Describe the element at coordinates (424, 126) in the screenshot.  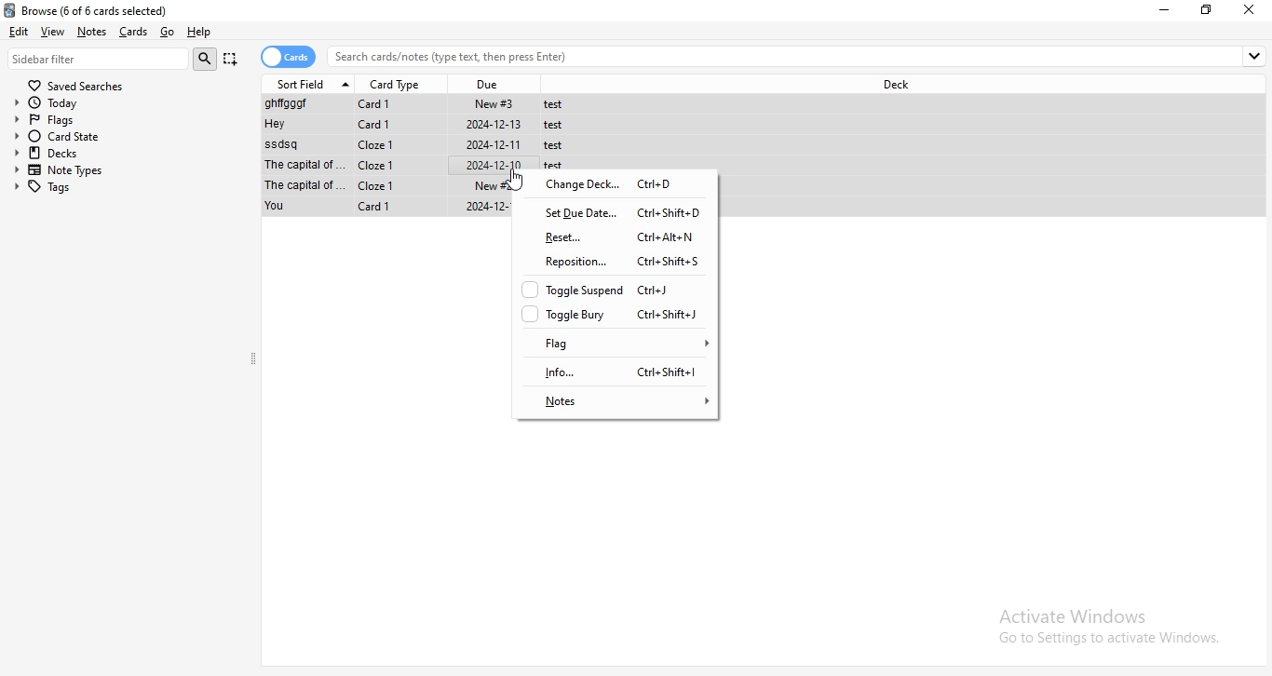
I see `File` at that location.